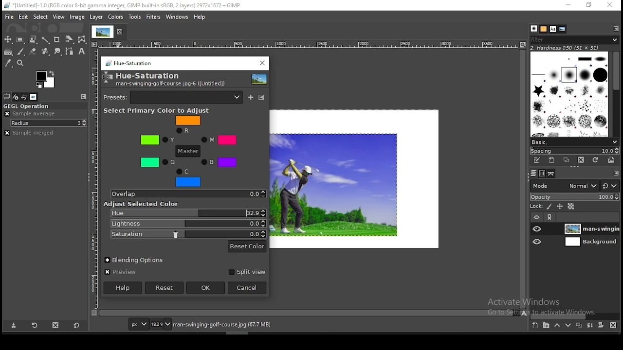  I want to click on restore tool preset, so click(35, 326).